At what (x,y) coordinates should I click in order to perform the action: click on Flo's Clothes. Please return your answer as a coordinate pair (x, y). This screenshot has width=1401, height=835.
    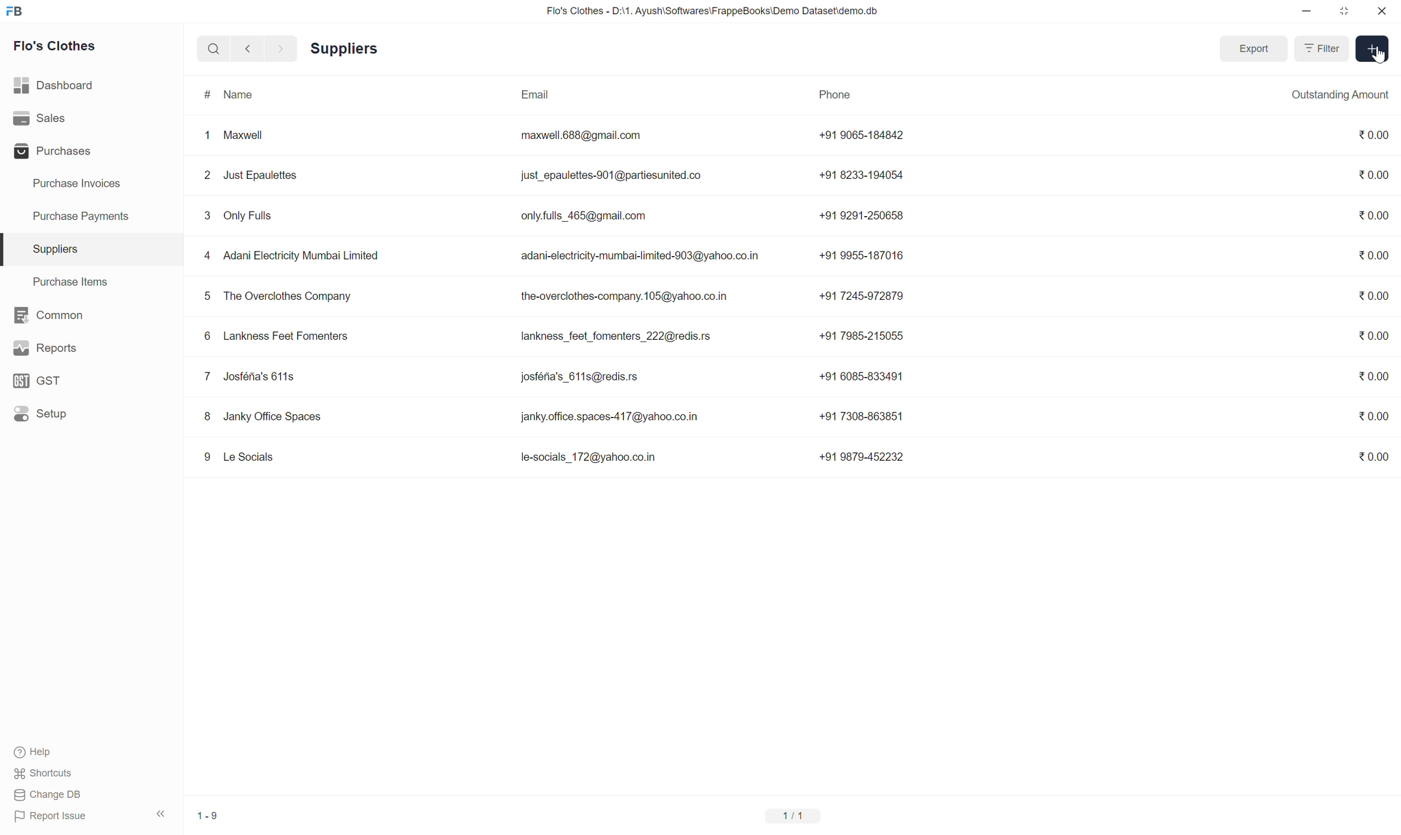
    Looking at the image, I should click on (55, 45).